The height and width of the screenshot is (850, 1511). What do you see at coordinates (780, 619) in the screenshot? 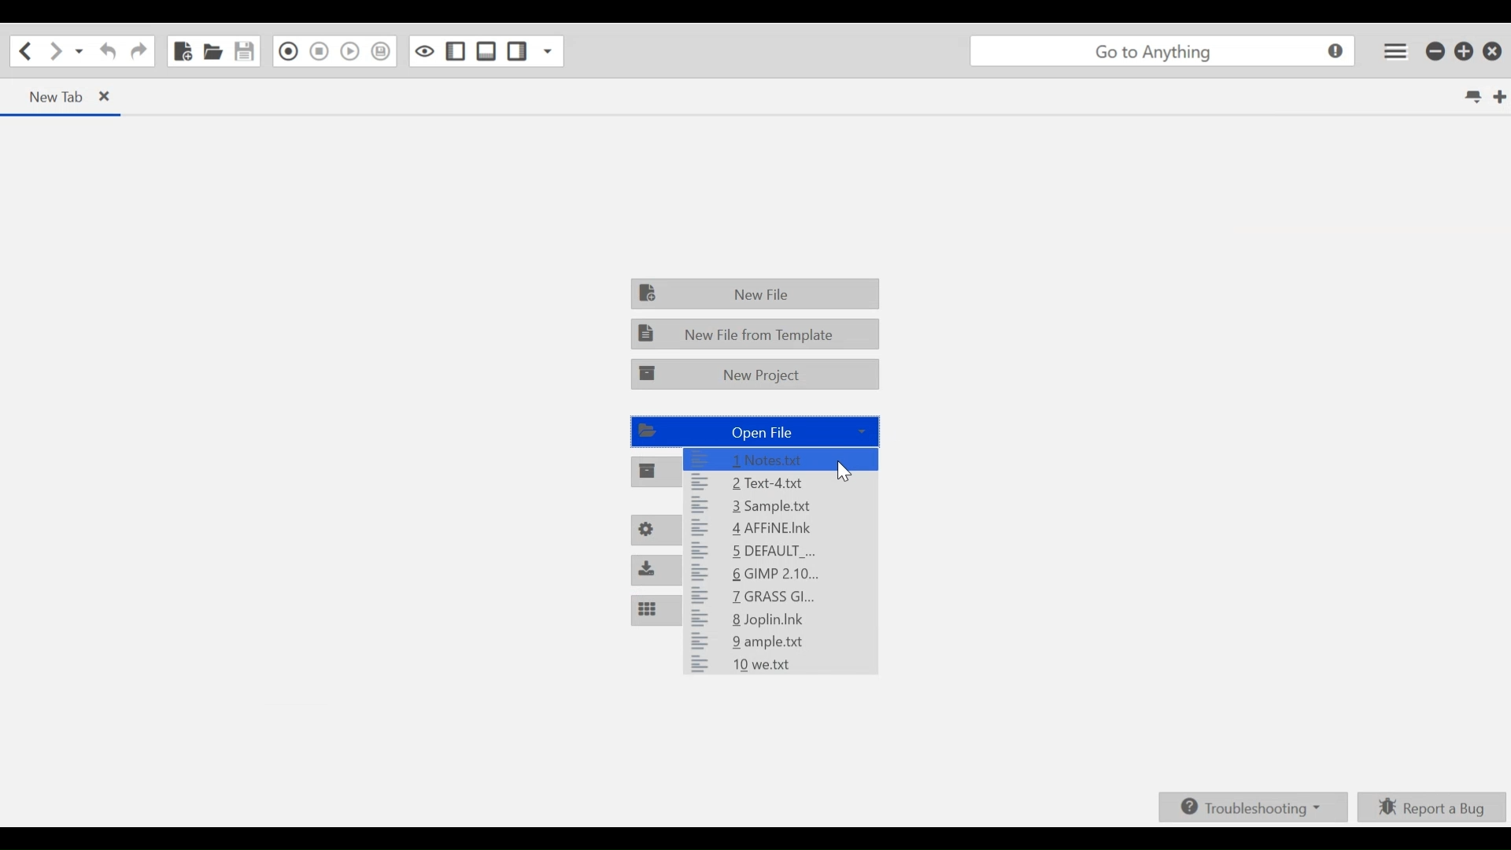
I see `8 Joplin.Ink` at bounding box center [780, 619].